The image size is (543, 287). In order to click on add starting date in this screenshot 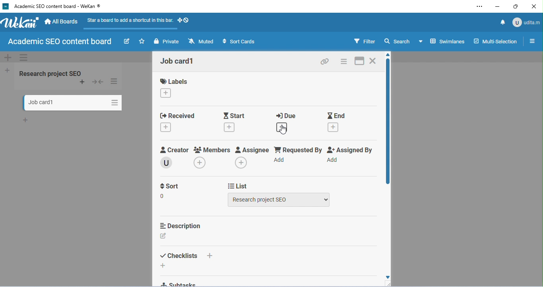, I will do `click(231, 128)`.